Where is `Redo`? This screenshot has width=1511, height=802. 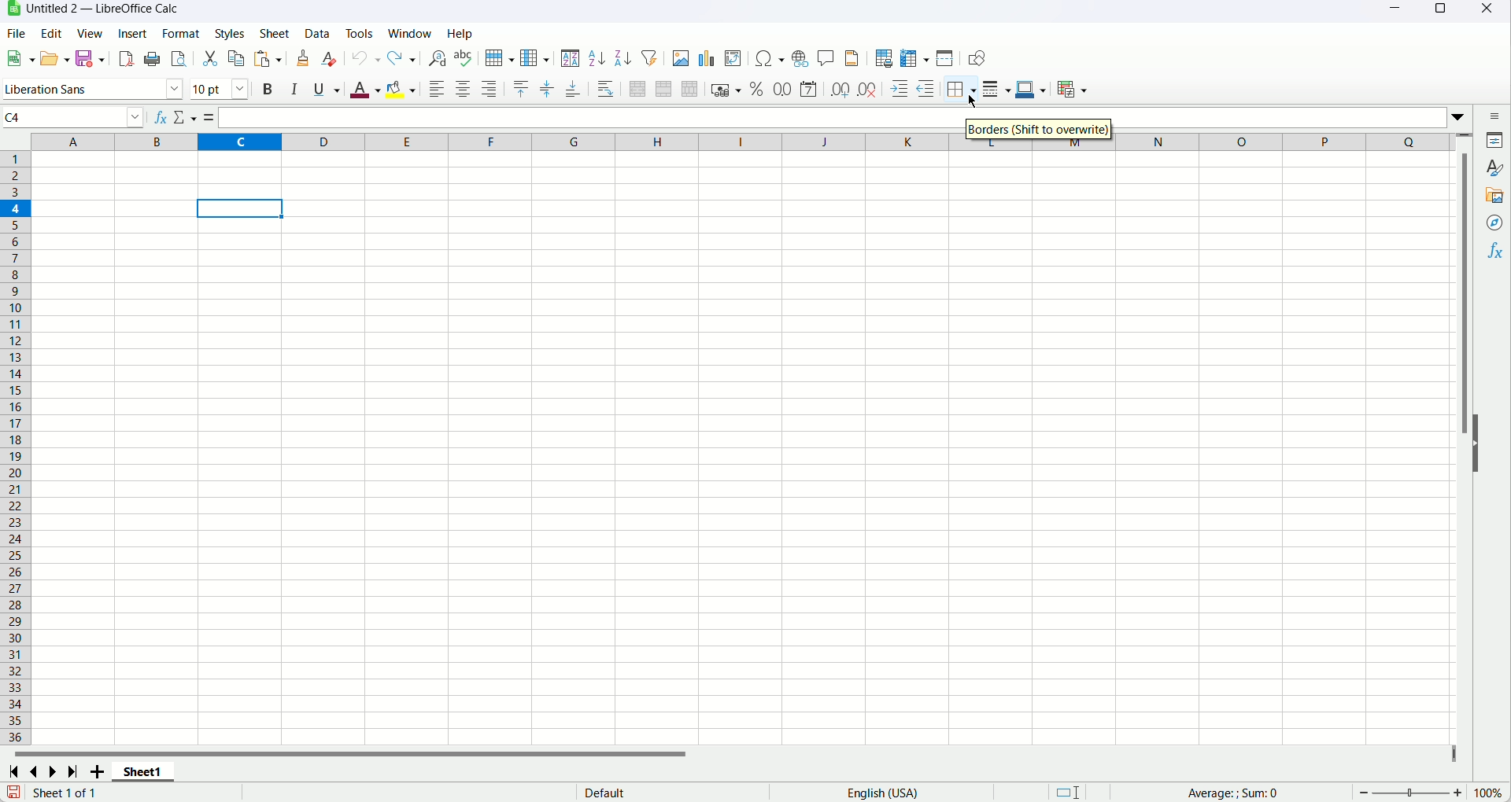
Redo is located at coordinates (401, 58).